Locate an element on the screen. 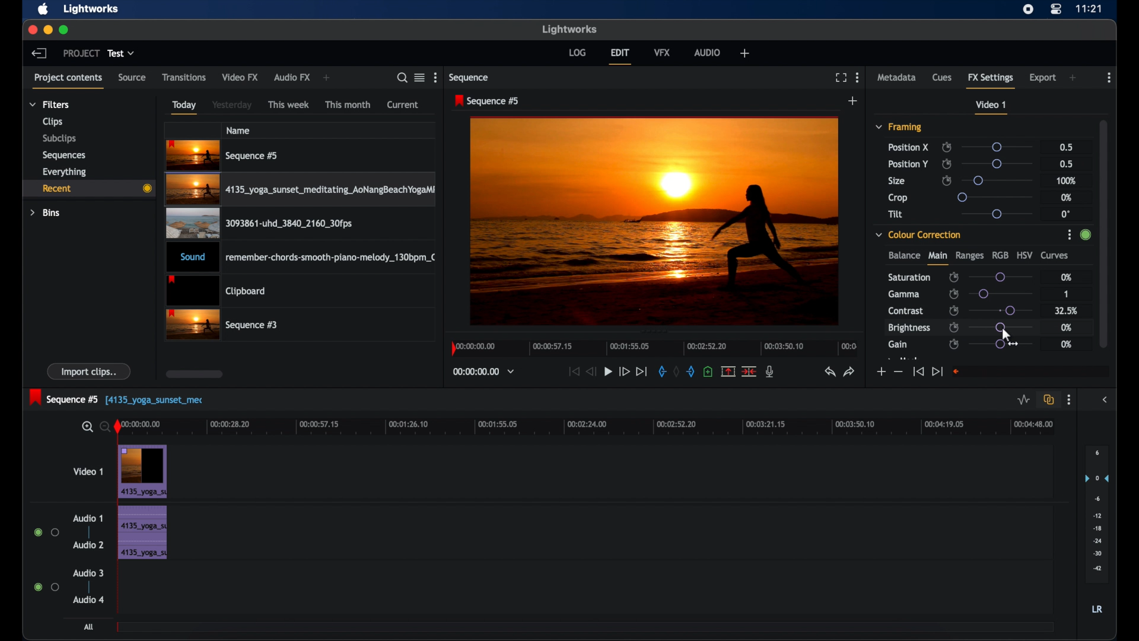  project contents is located at coordinates (68, 80).